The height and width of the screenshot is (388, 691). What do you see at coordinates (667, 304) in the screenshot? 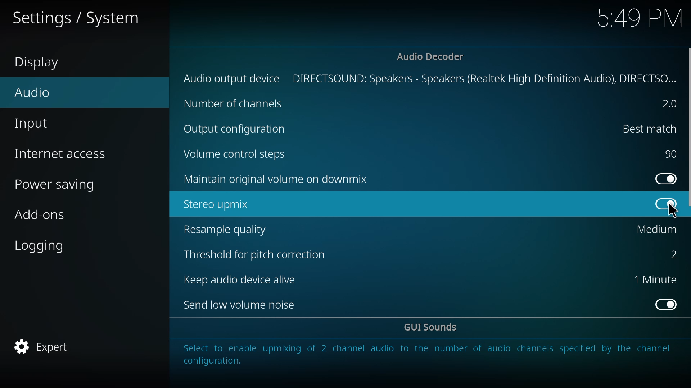
I see `enabled` at bounding box center [667, 304].